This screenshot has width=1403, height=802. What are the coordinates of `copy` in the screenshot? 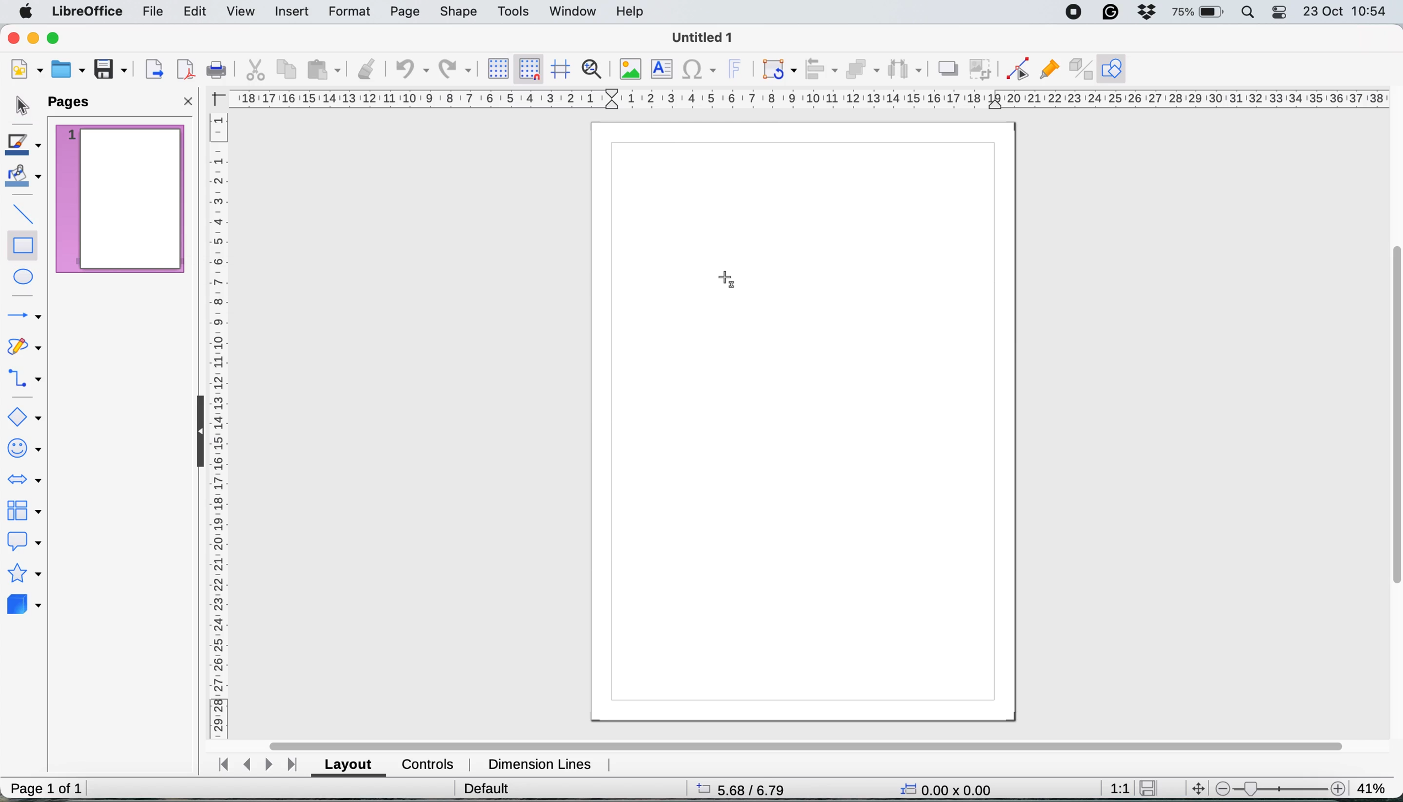 It's located at (290, 69).